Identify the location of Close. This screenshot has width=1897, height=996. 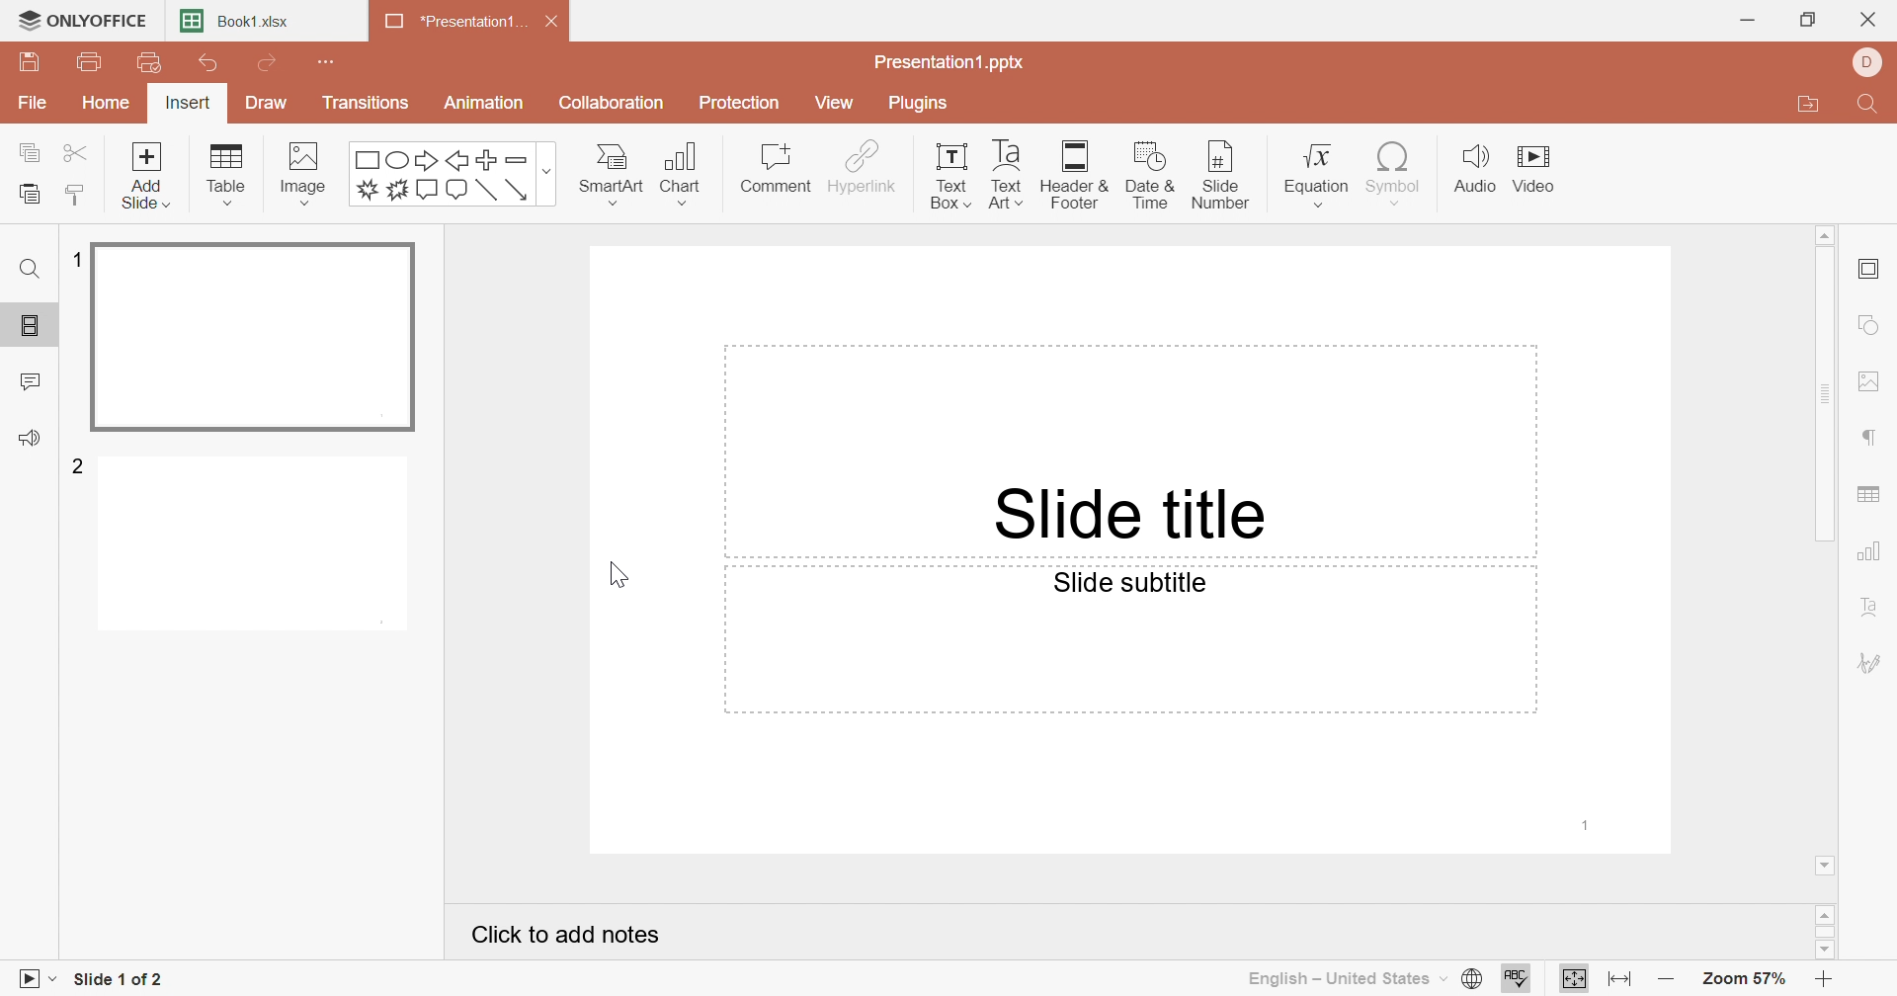
(1872, 22).